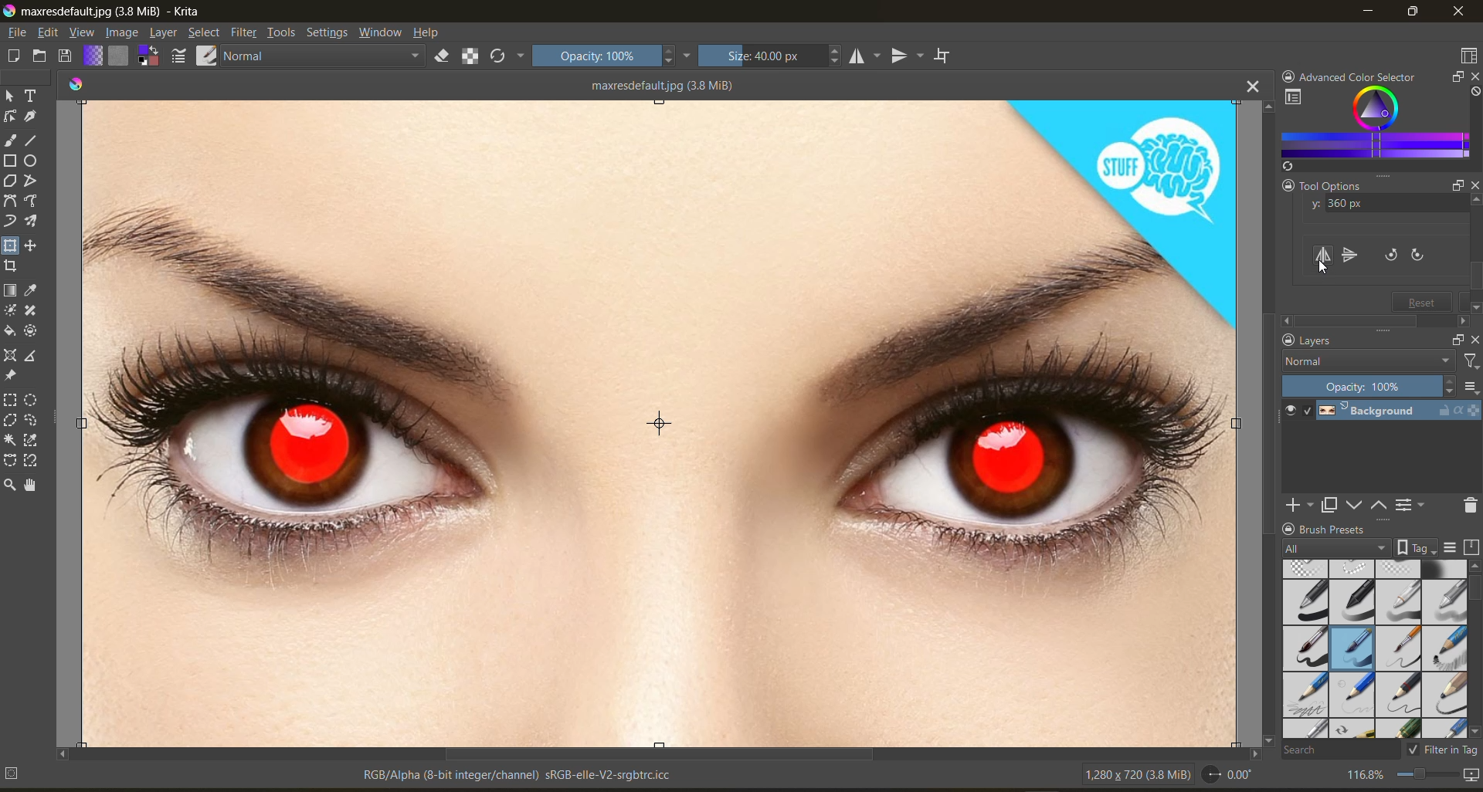 This screenshot has width=1483, height=792. Describe the element at coordinates (430, 33) in the screenshot. I see `help` at that location.